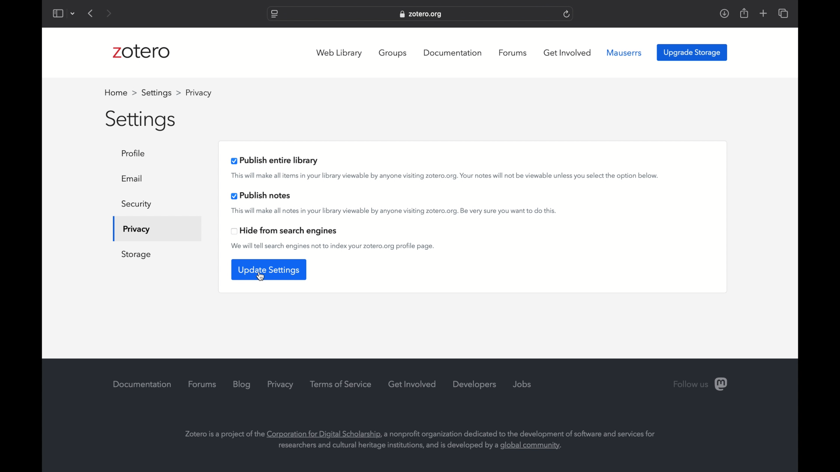  Describe the element at coordinates (262, 196) in the screenshot. I see `publish notes` at that location.